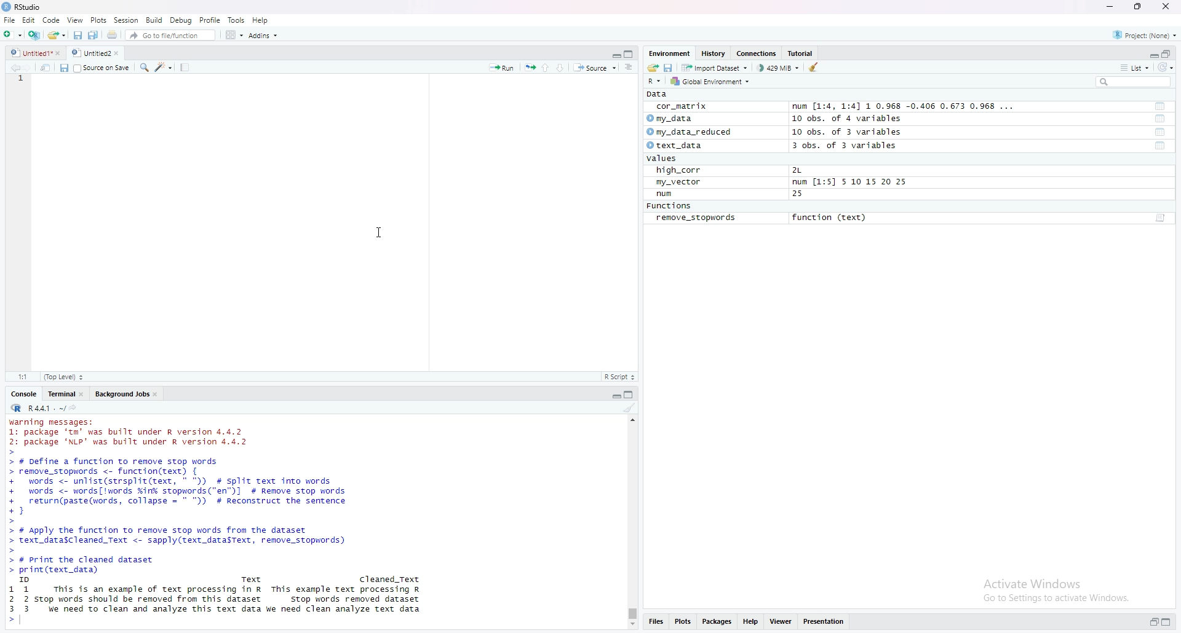 The width and height of the screenshot is (1181, 633). Describe the element at coordinates (164, 35) in the screenshot. I see `Go to file/function` at that location.